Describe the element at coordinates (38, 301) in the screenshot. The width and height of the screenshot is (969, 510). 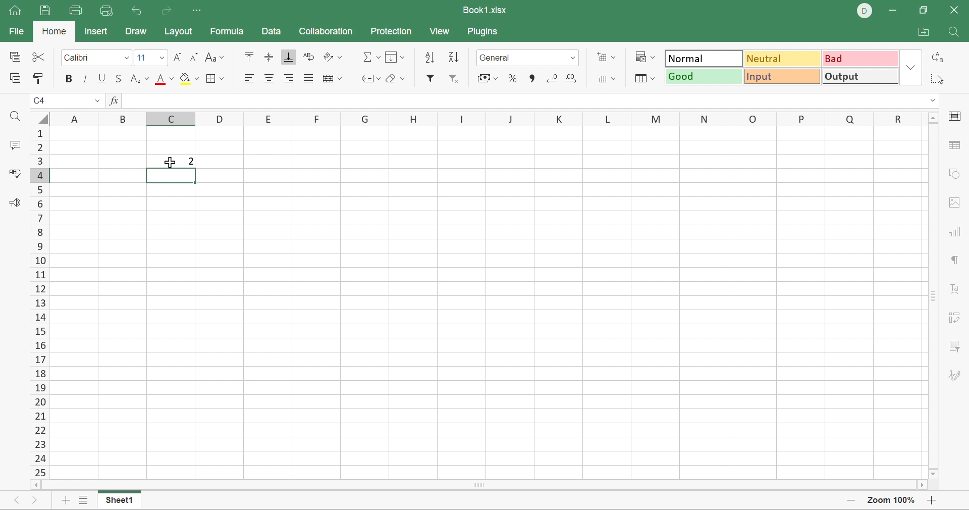
I see `Scroll Bar` at that location.